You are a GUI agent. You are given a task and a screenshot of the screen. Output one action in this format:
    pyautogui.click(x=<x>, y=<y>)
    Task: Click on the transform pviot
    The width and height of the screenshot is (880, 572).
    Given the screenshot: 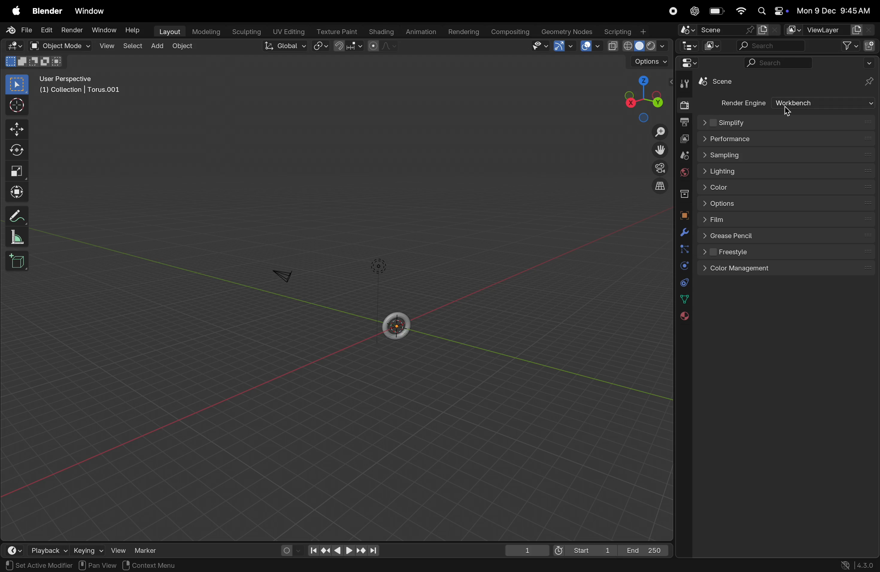 What is the action you would take?
    pyautogui.click(x=318, y=48)
    